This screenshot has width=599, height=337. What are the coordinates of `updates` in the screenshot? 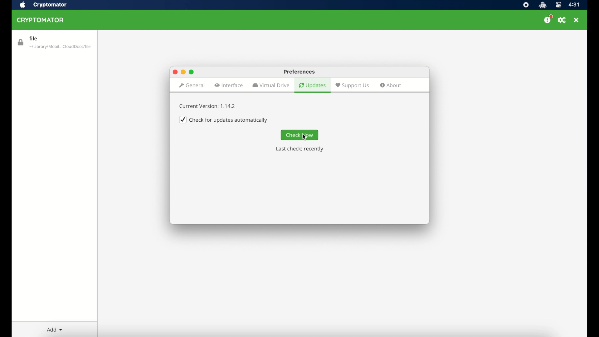 It's located at (312, 85).